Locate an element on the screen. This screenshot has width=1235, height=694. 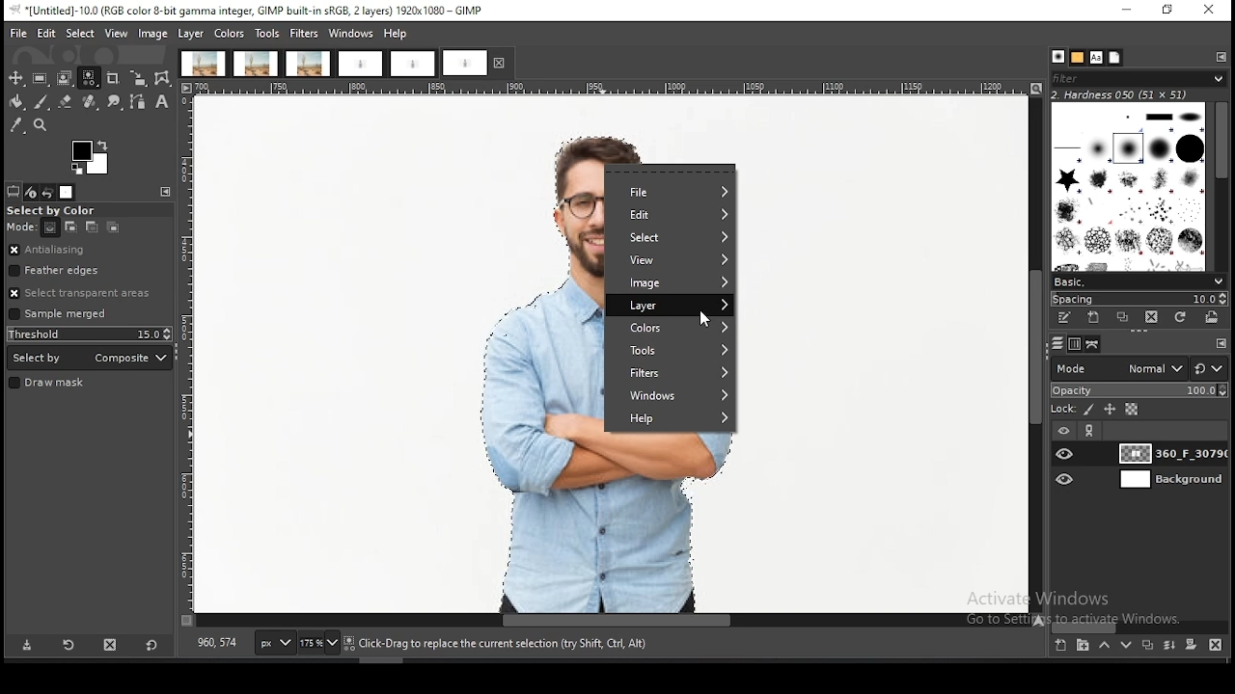
rectangle select tool is located at coordinates (40, 78).